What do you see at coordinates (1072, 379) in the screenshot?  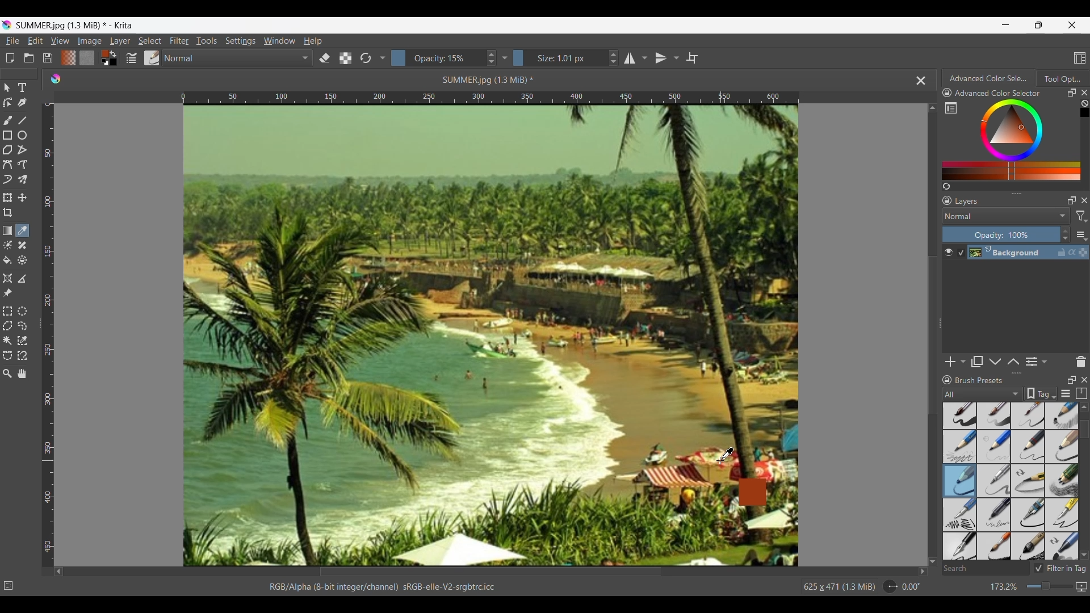 I see `Float` at bounding box center [1072, 379].